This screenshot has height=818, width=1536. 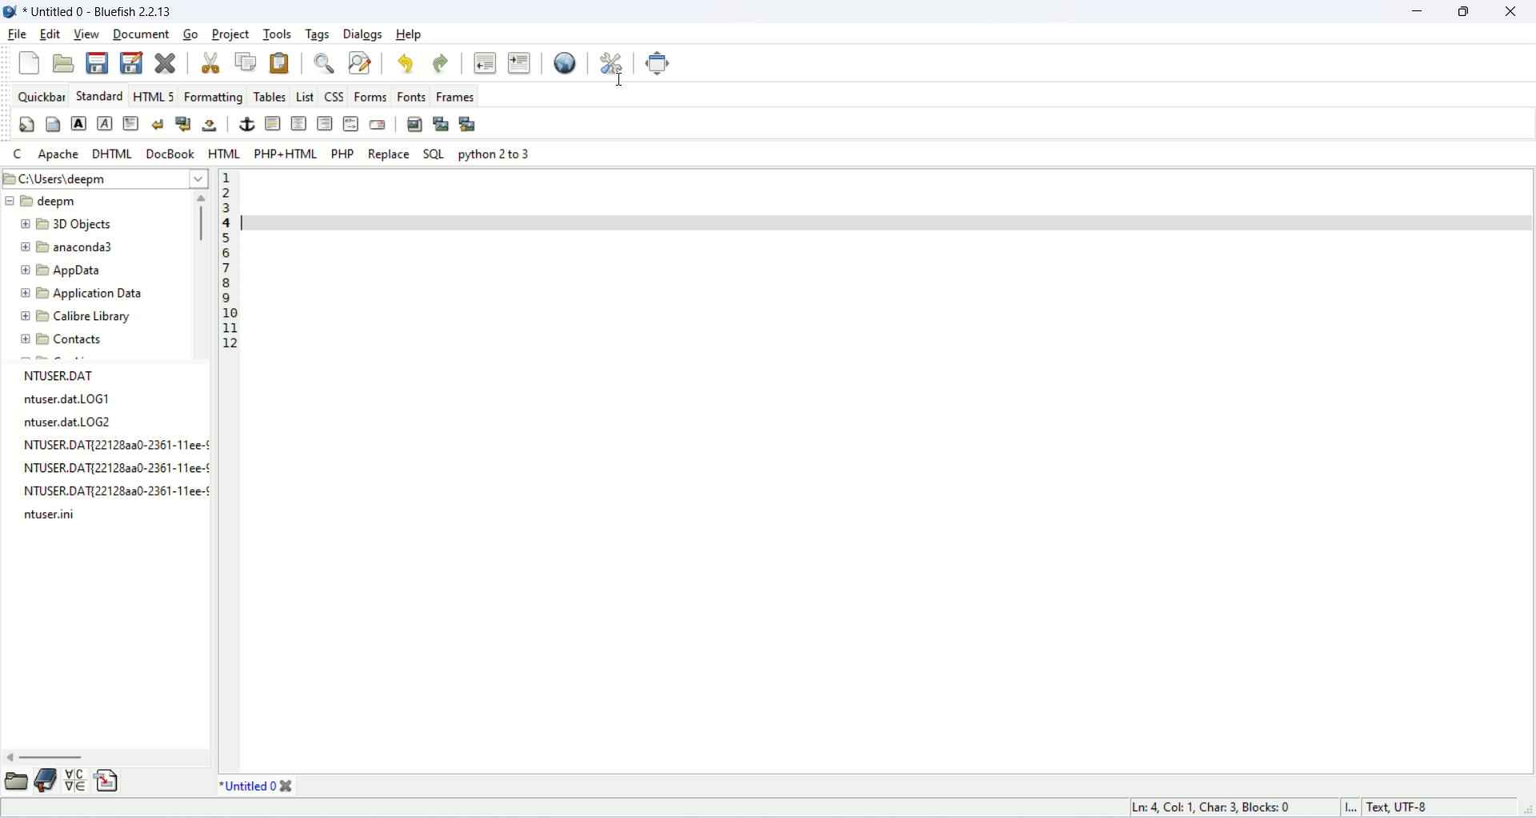 What do you see at coordinates (376, 123) in the screenshot?
I see `email` at bounding box center [376, 123].